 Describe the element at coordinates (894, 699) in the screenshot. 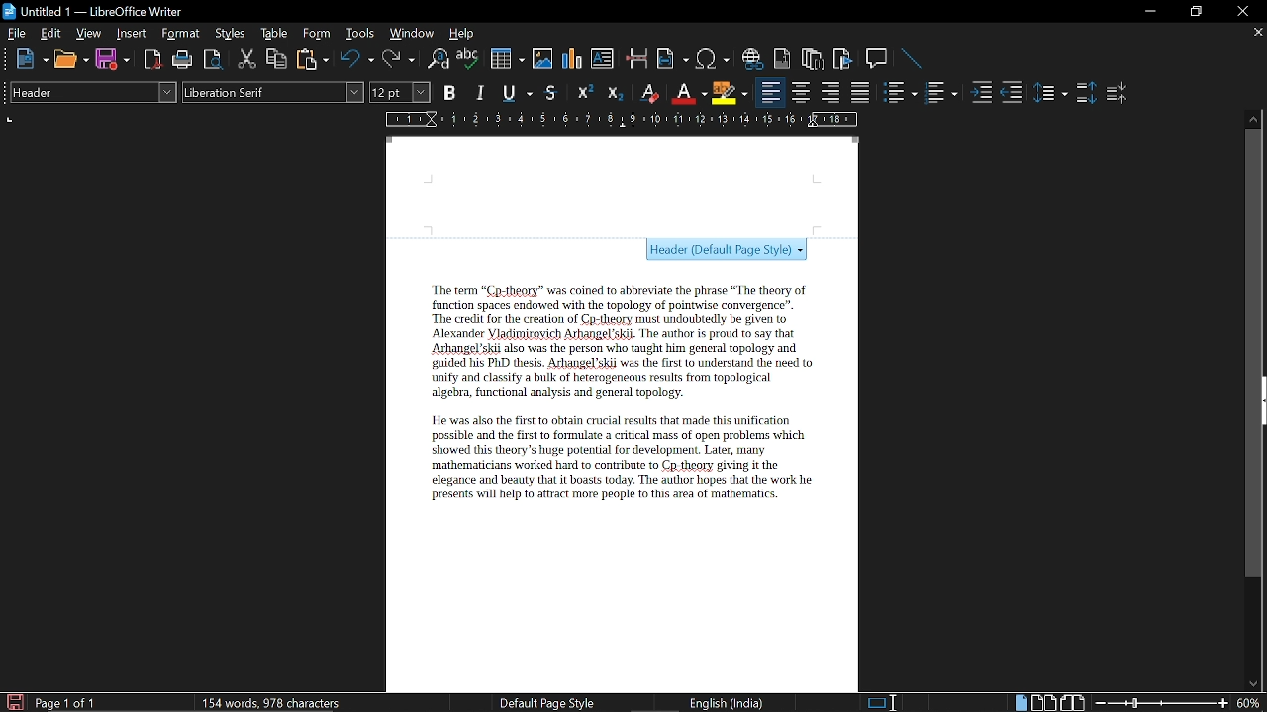

I see `cursor` at that location.